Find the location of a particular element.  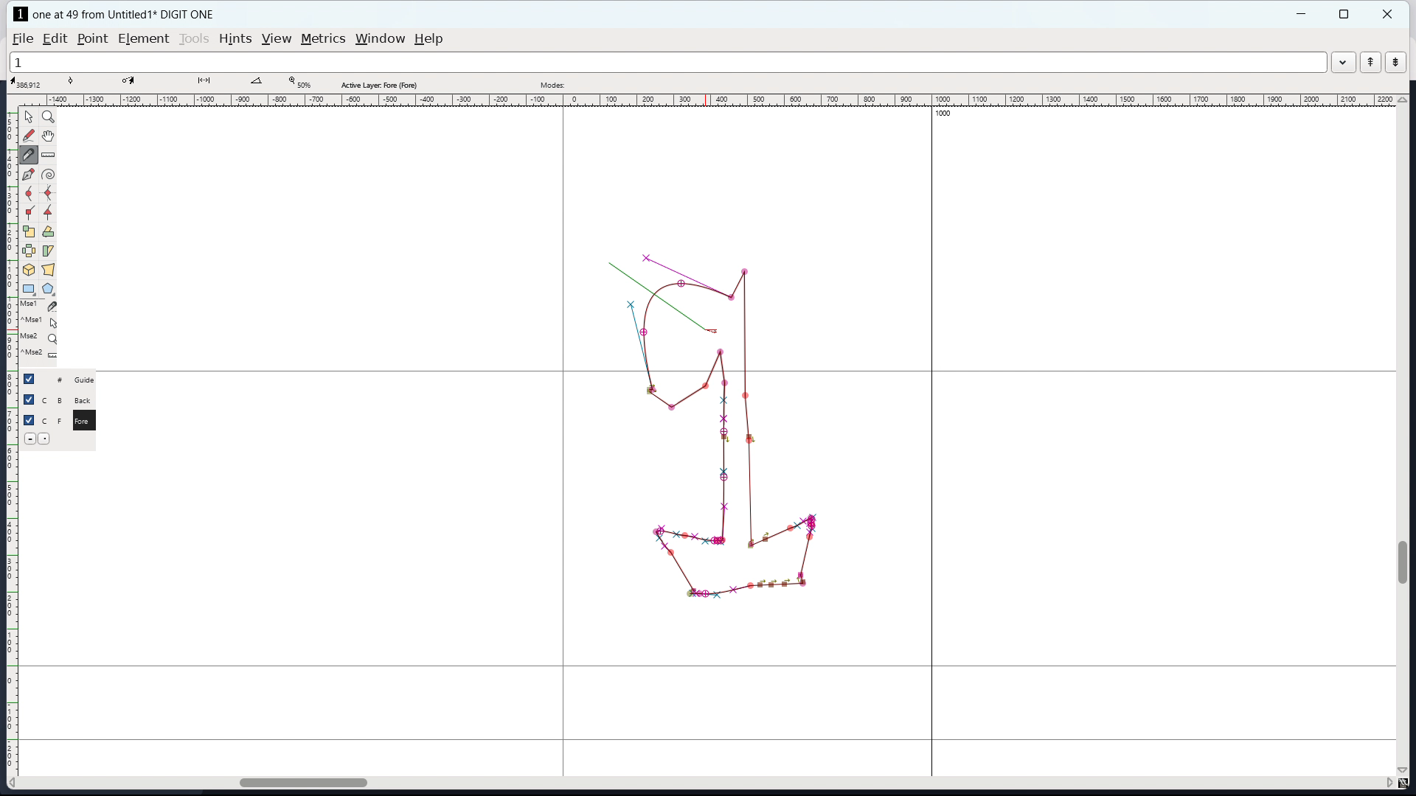

scroll left is located at coordinates (15, 783).